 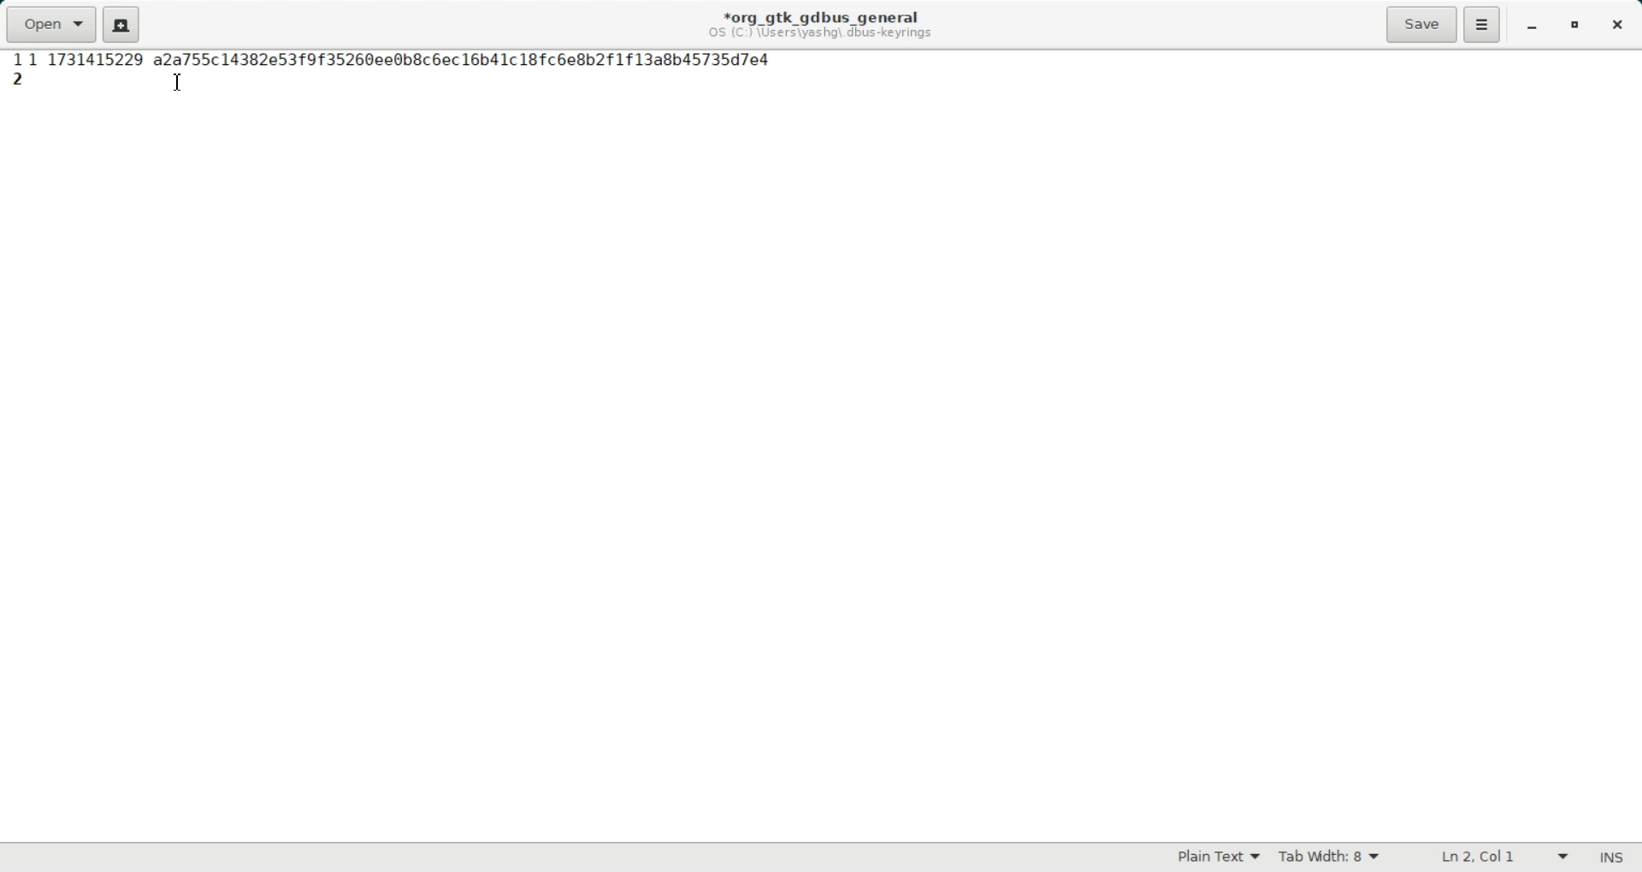 I want to click on Text Cursor, so click(x=177, y=82).